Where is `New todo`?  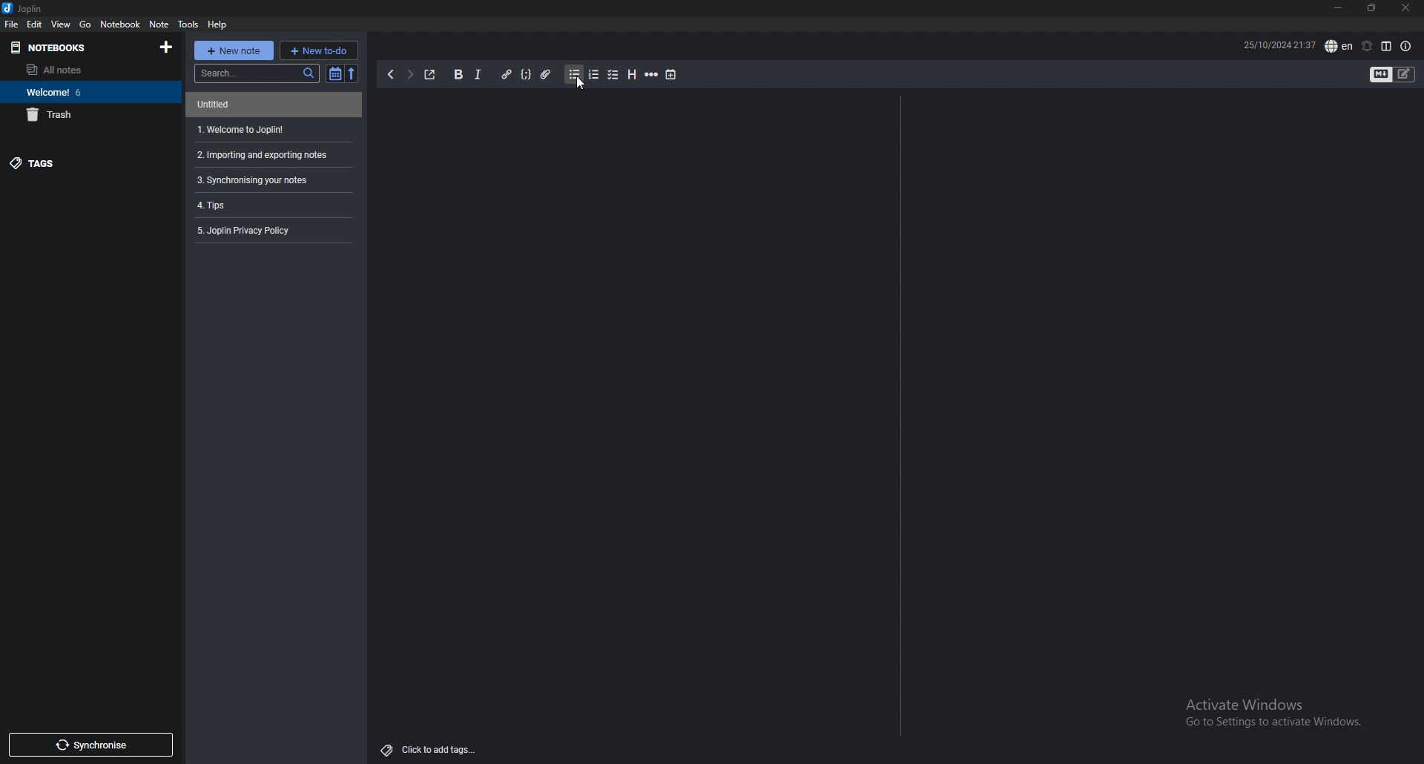
New todo is located at coordinates (320, 50).